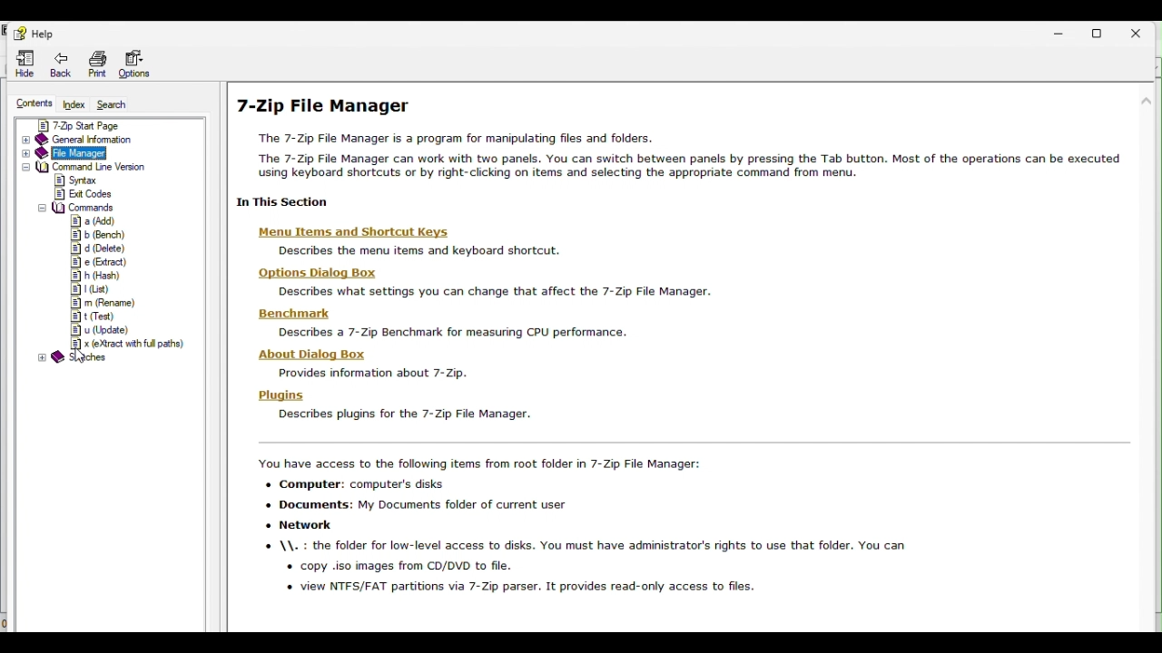 The height and width of the screenshot is (653, 1162). I want to click on t (Test), so click(103, 317).